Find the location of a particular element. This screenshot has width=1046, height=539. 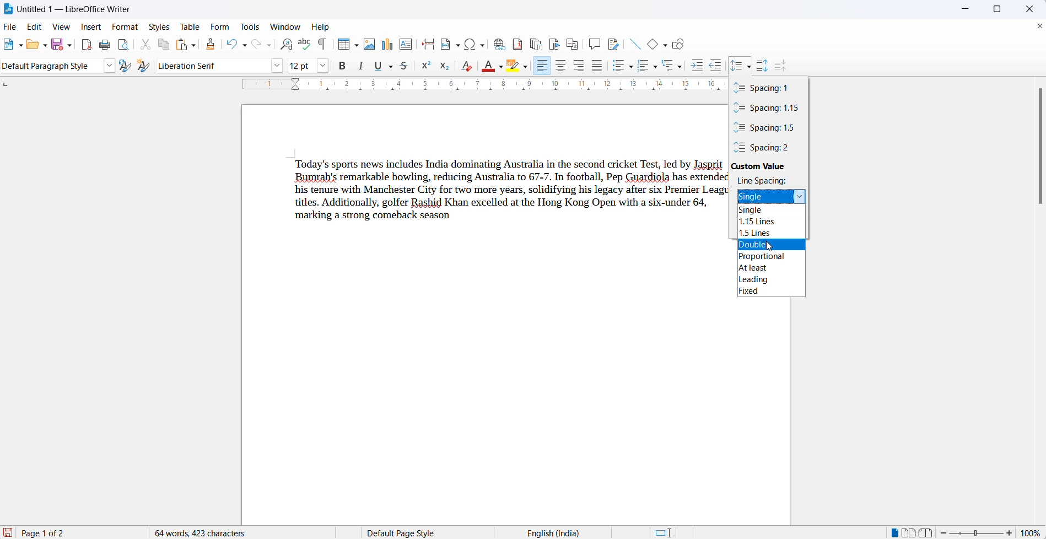

toggle unordered list is located at coordinates (631, 67).